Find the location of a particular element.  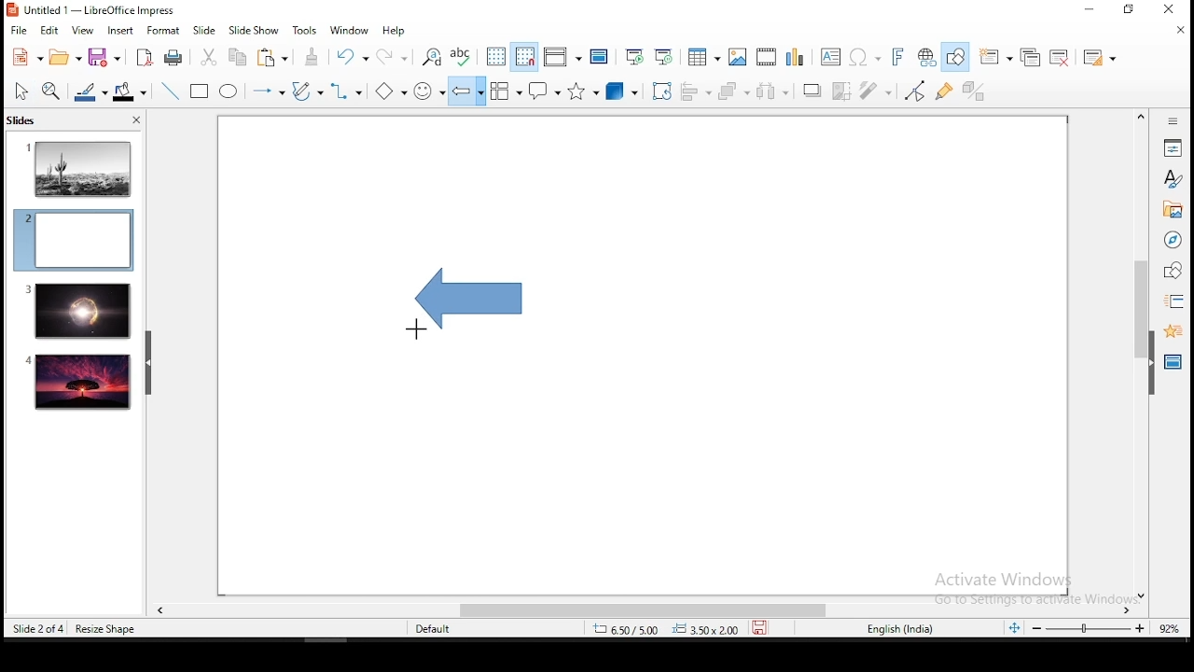

tools is located at coordinates (306, 31).